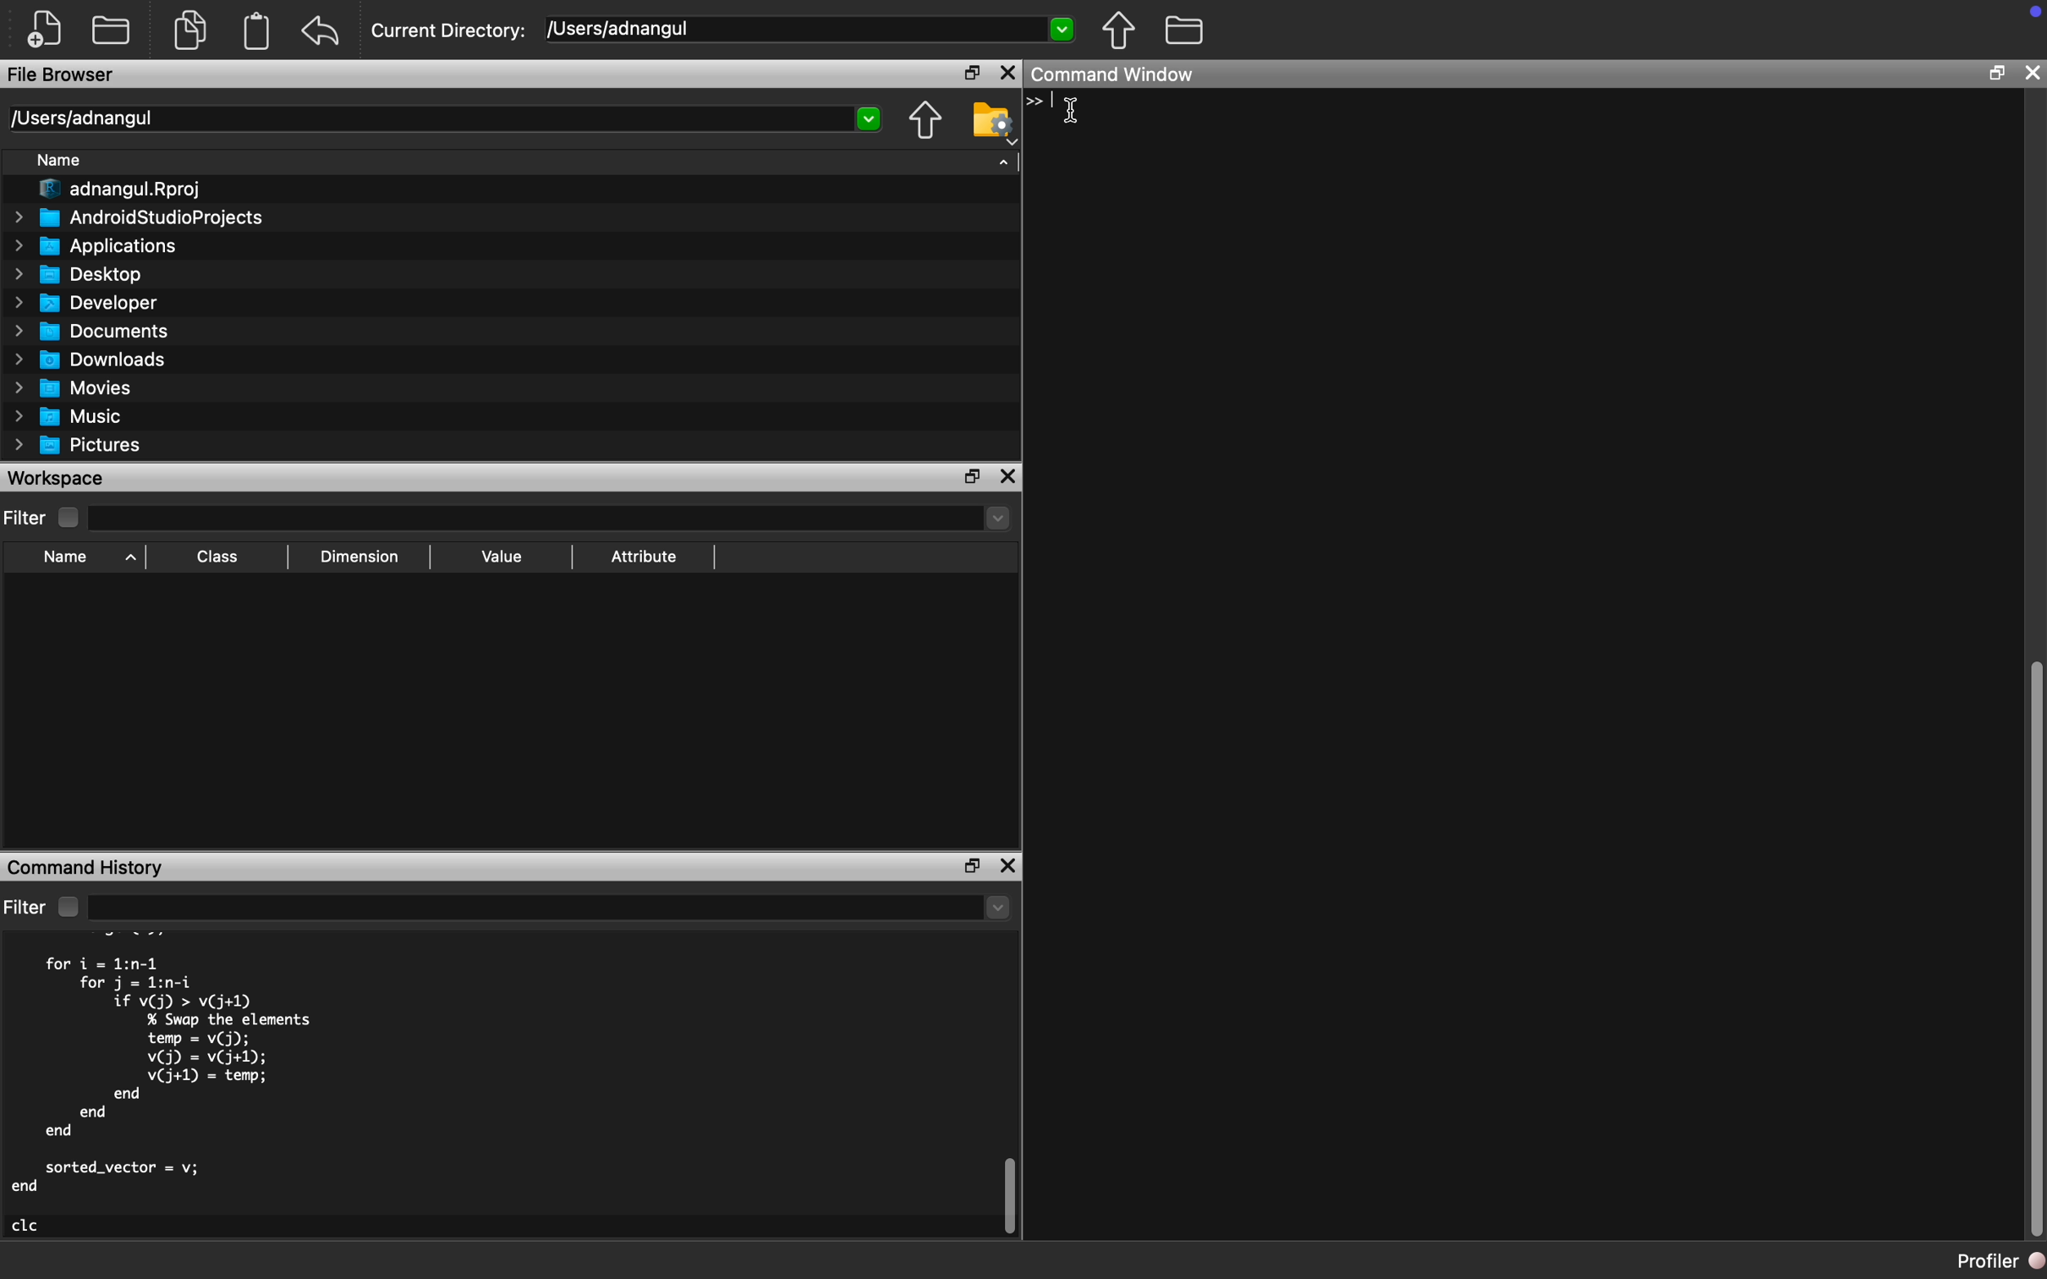 This screenshot has width=2047, height=1279. I want to click on Developer, so click(86, 304).